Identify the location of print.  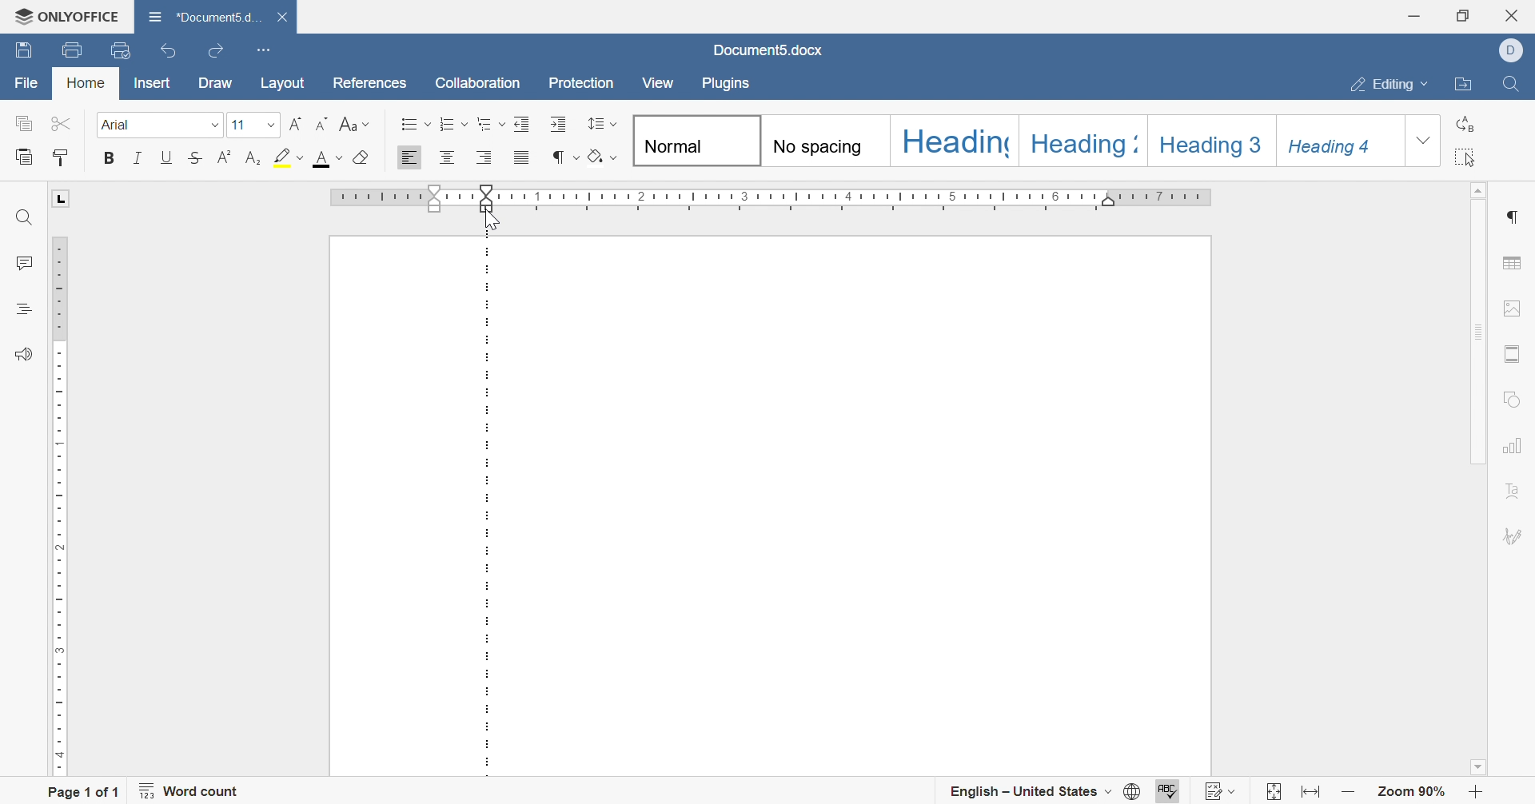
(75, 50).